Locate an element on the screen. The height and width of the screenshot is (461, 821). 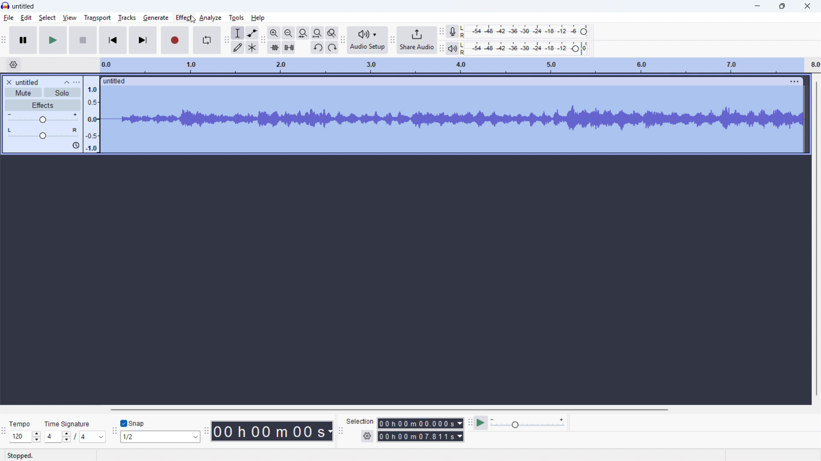
skip to start is located at coordinates (113, 40).